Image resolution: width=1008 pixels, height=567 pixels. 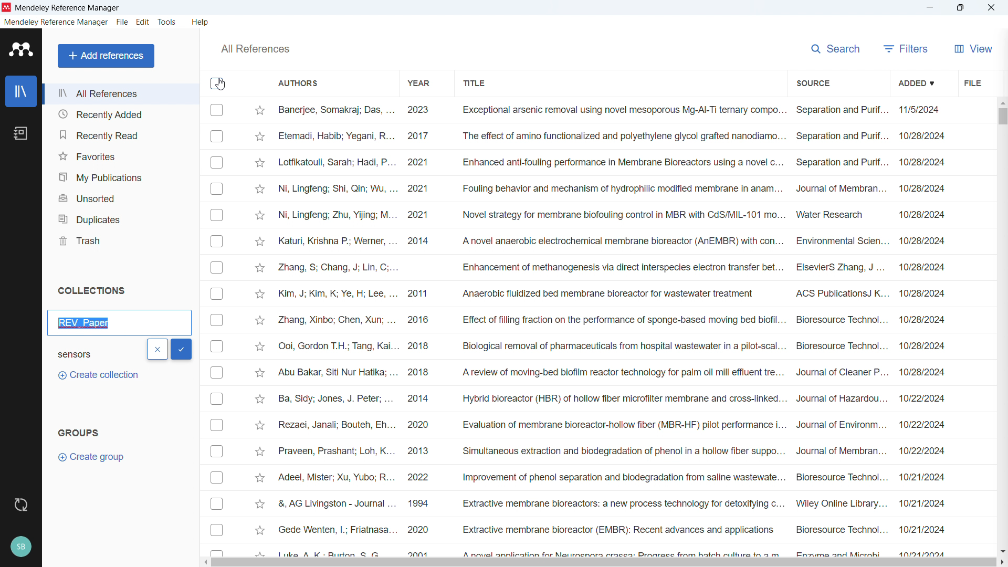 I want to click on All references , so click(x=255, y=49).